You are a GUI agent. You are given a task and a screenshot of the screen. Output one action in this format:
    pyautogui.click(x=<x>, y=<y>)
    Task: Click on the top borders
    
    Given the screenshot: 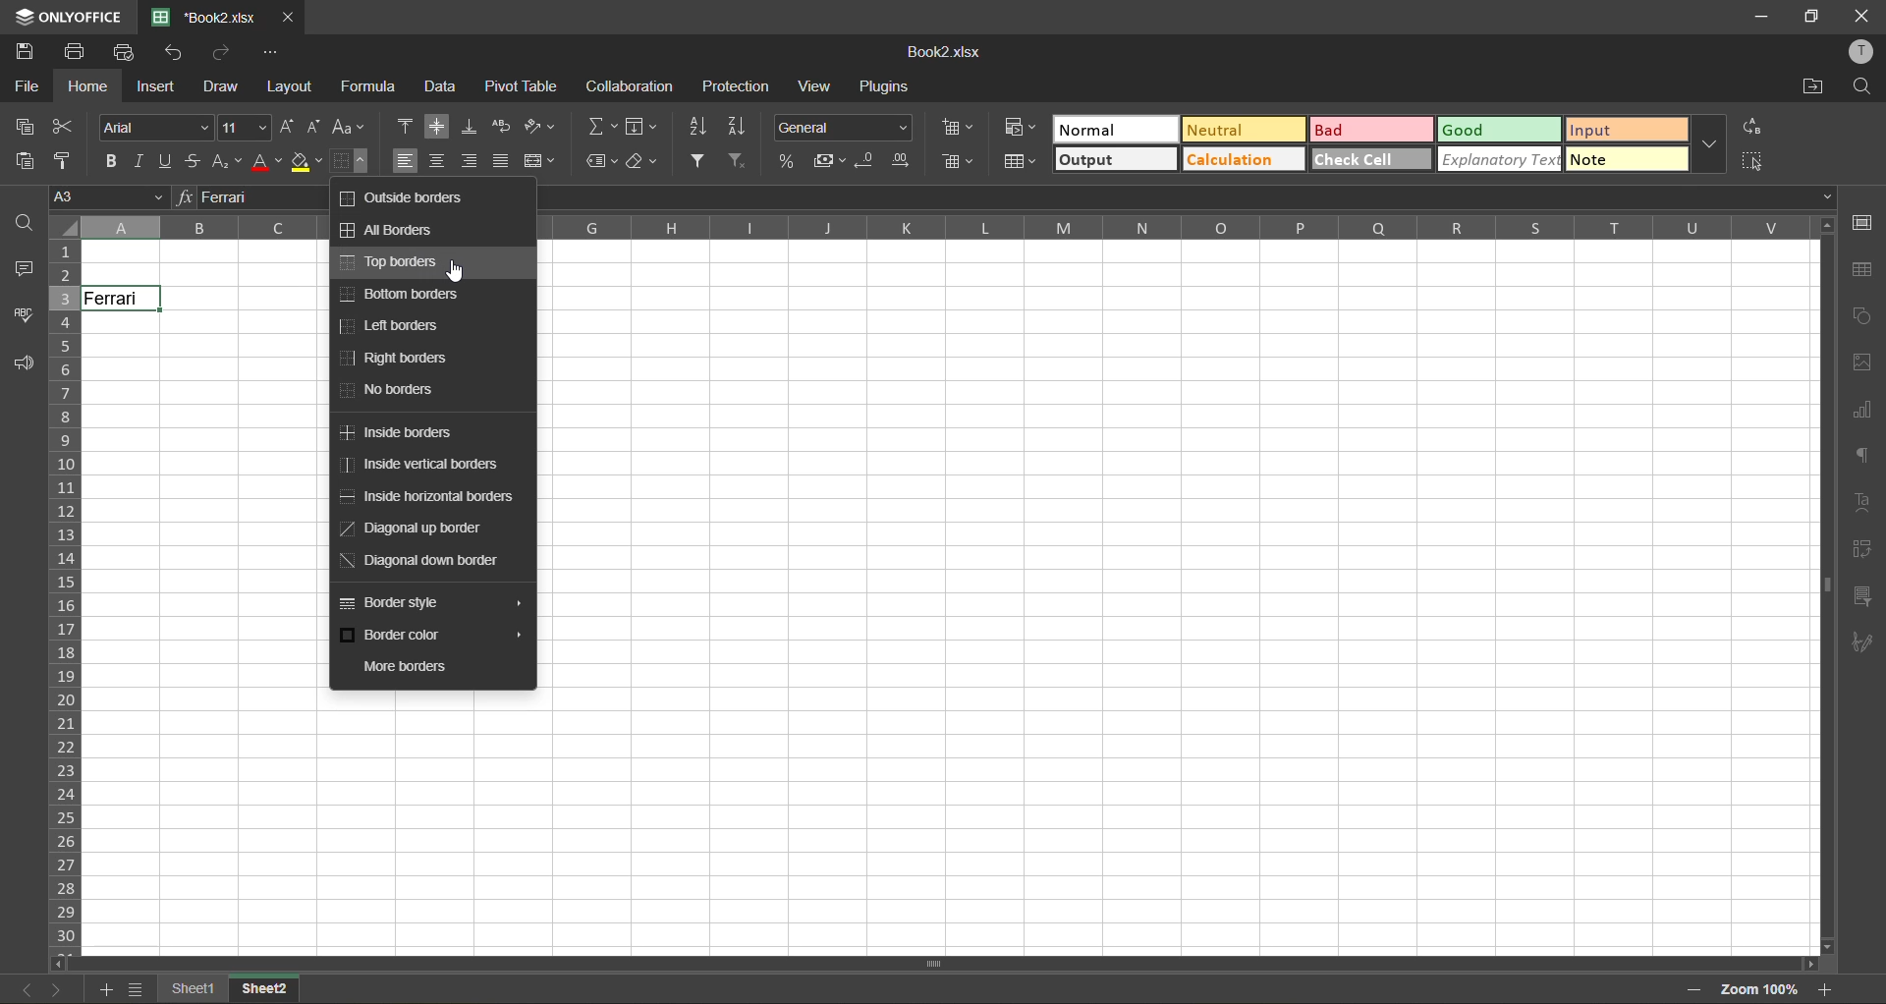 What is the action you would take?
    pyautogui.click(x=398, y=262)
    